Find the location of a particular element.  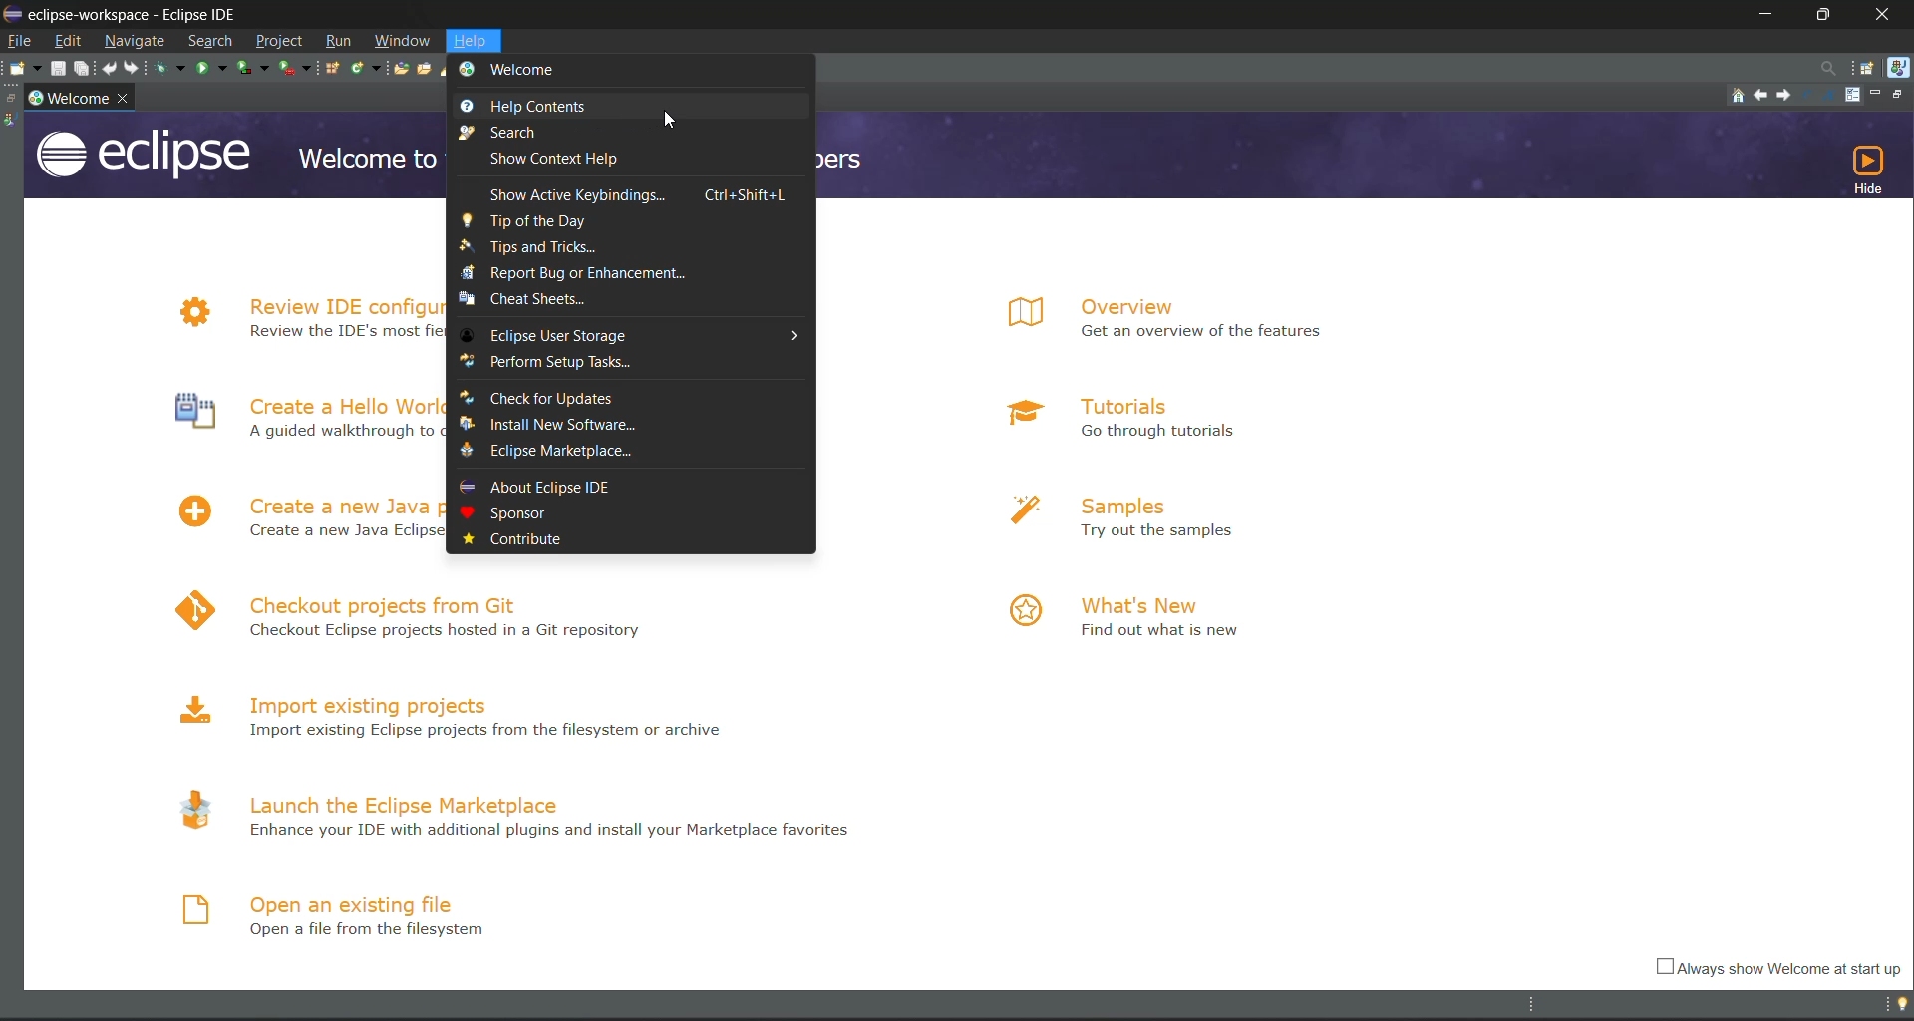

Try out the samples is located at coordinates (1144, 532).